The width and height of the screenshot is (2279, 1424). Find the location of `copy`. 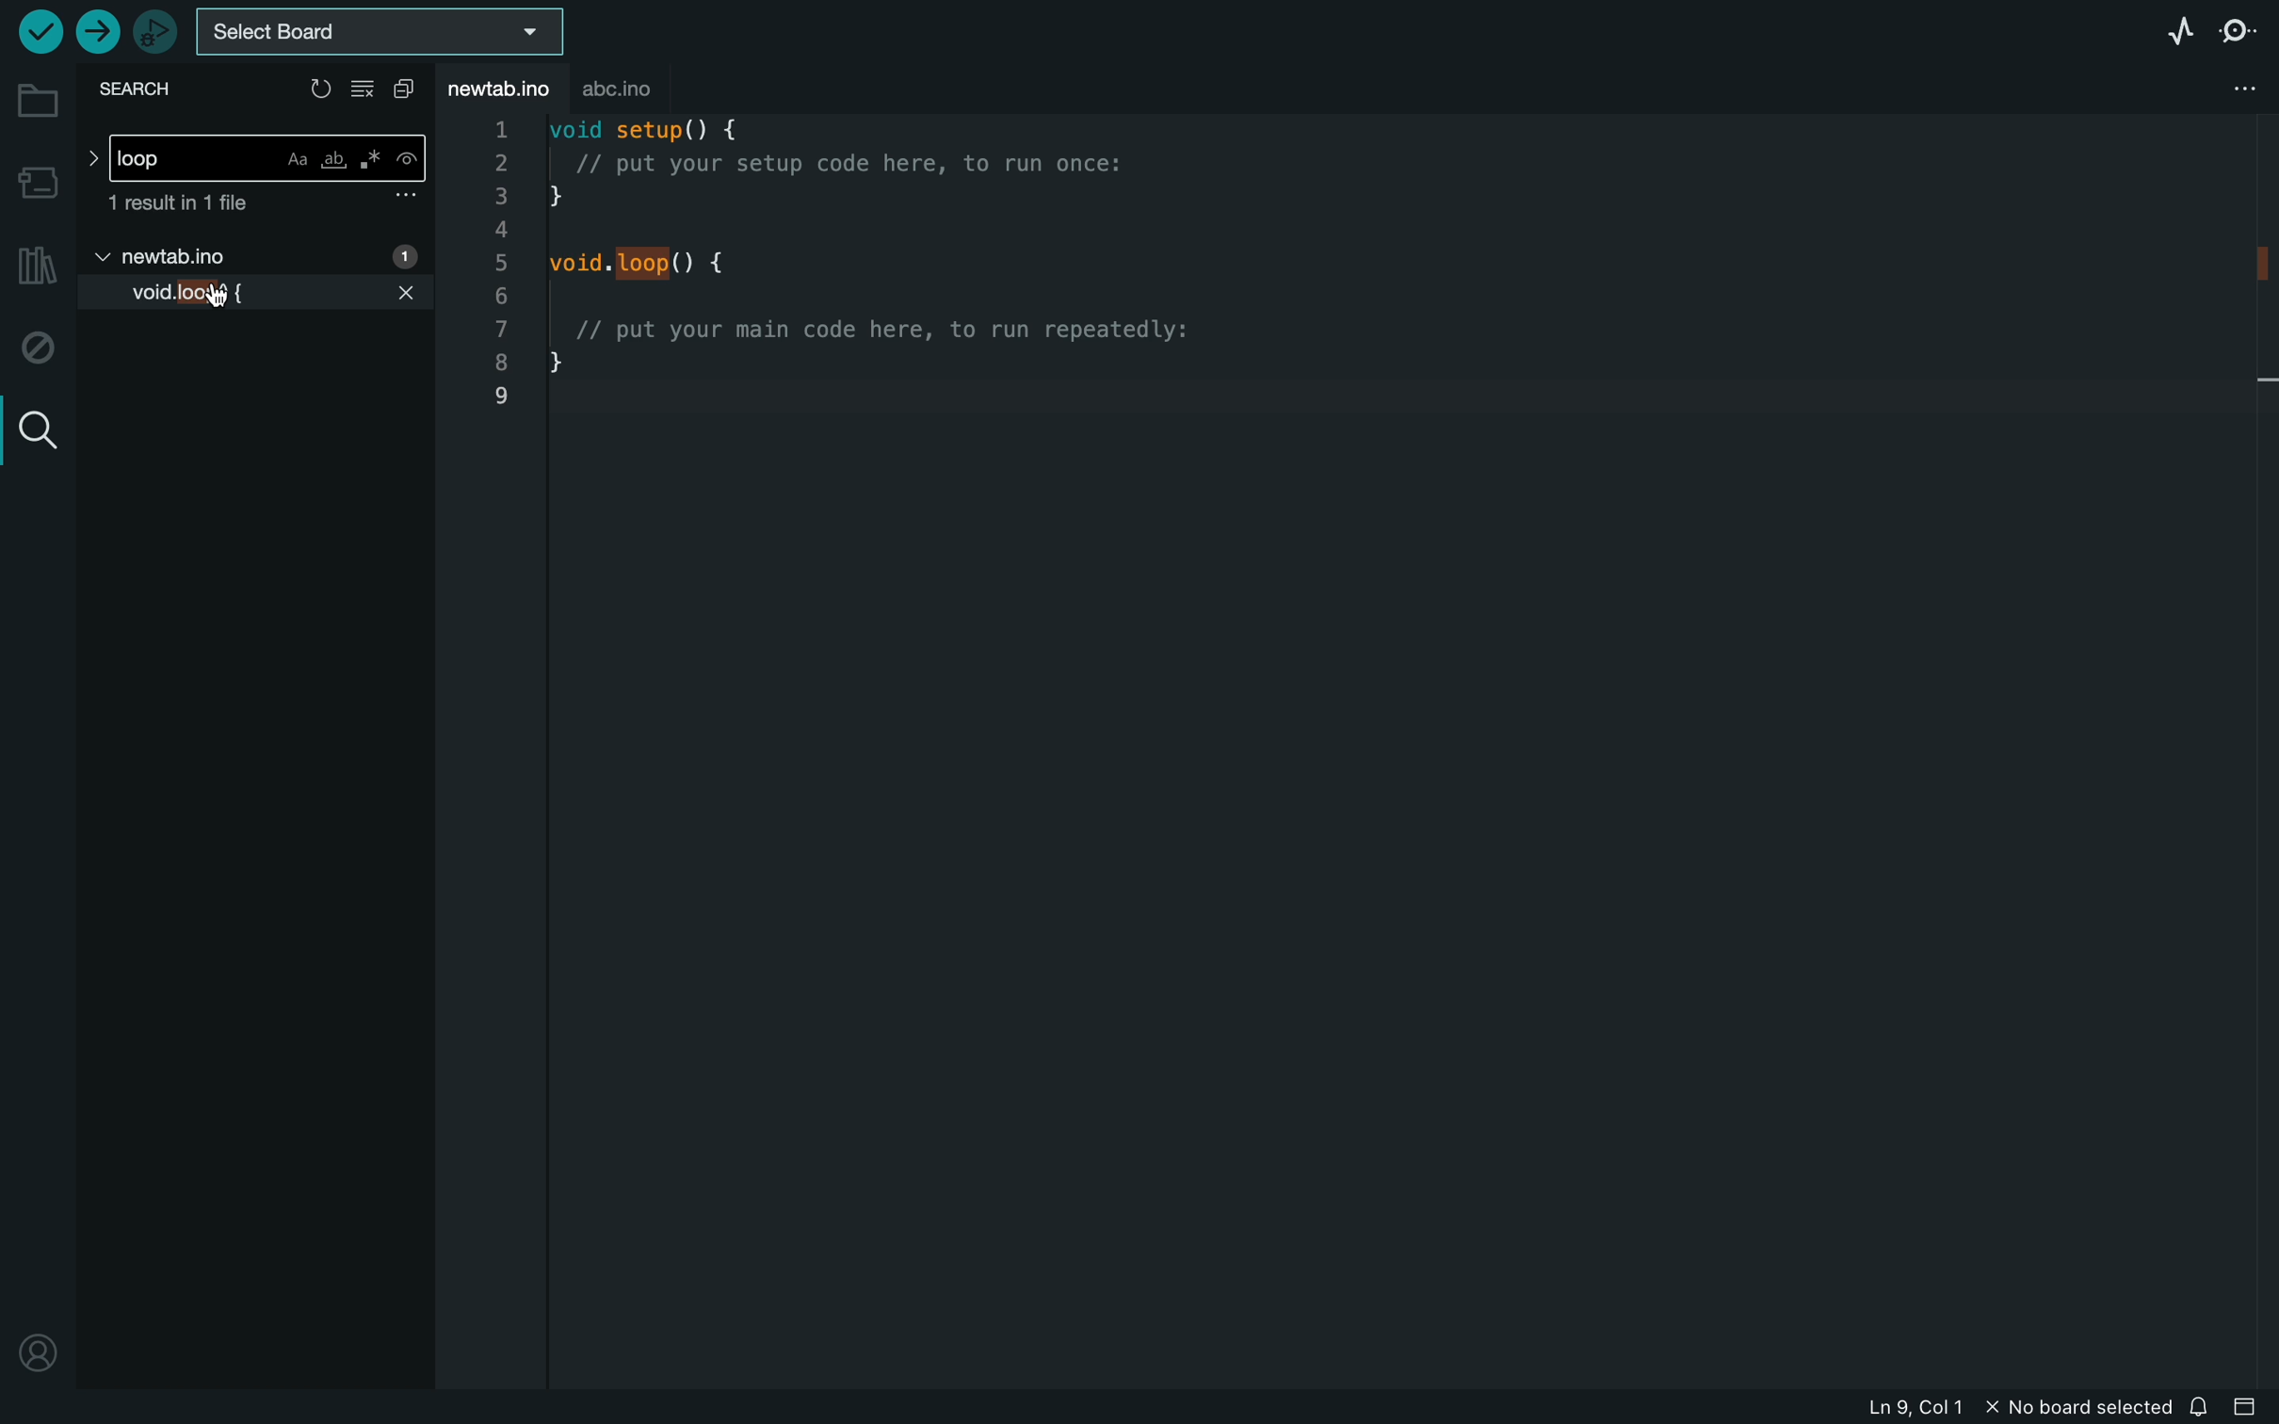

copy is located at coordinates (411, 89).